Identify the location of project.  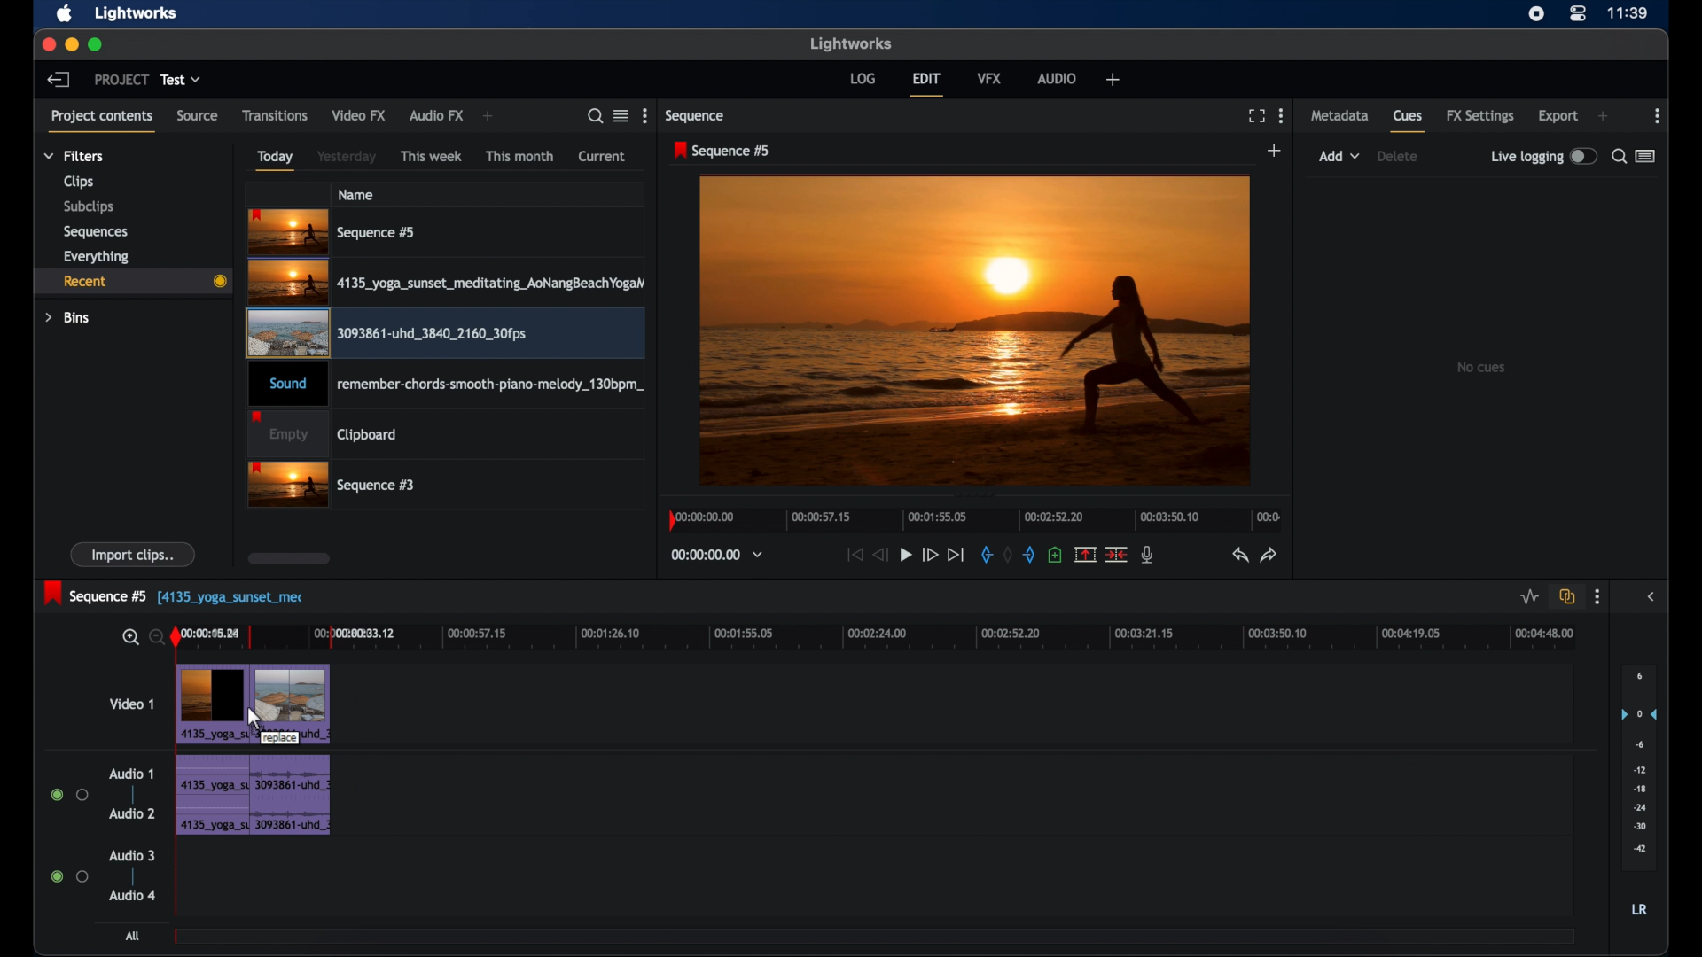
(121, 79).